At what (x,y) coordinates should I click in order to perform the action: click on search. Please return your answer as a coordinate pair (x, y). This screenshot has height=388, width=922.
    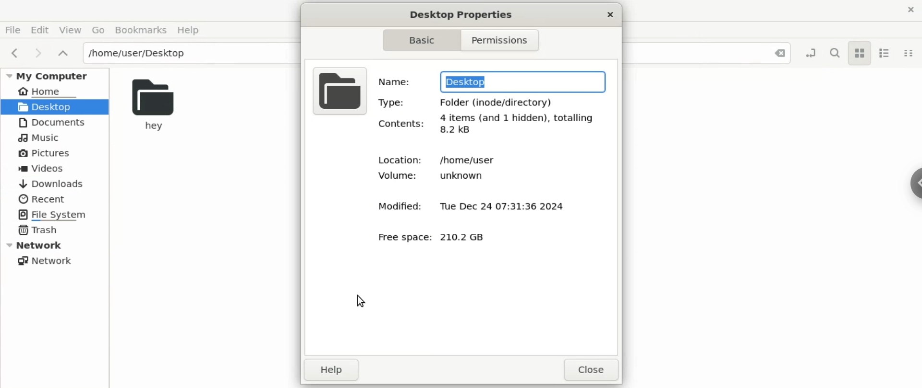
    Looking at the image, I should click on (834, 54).